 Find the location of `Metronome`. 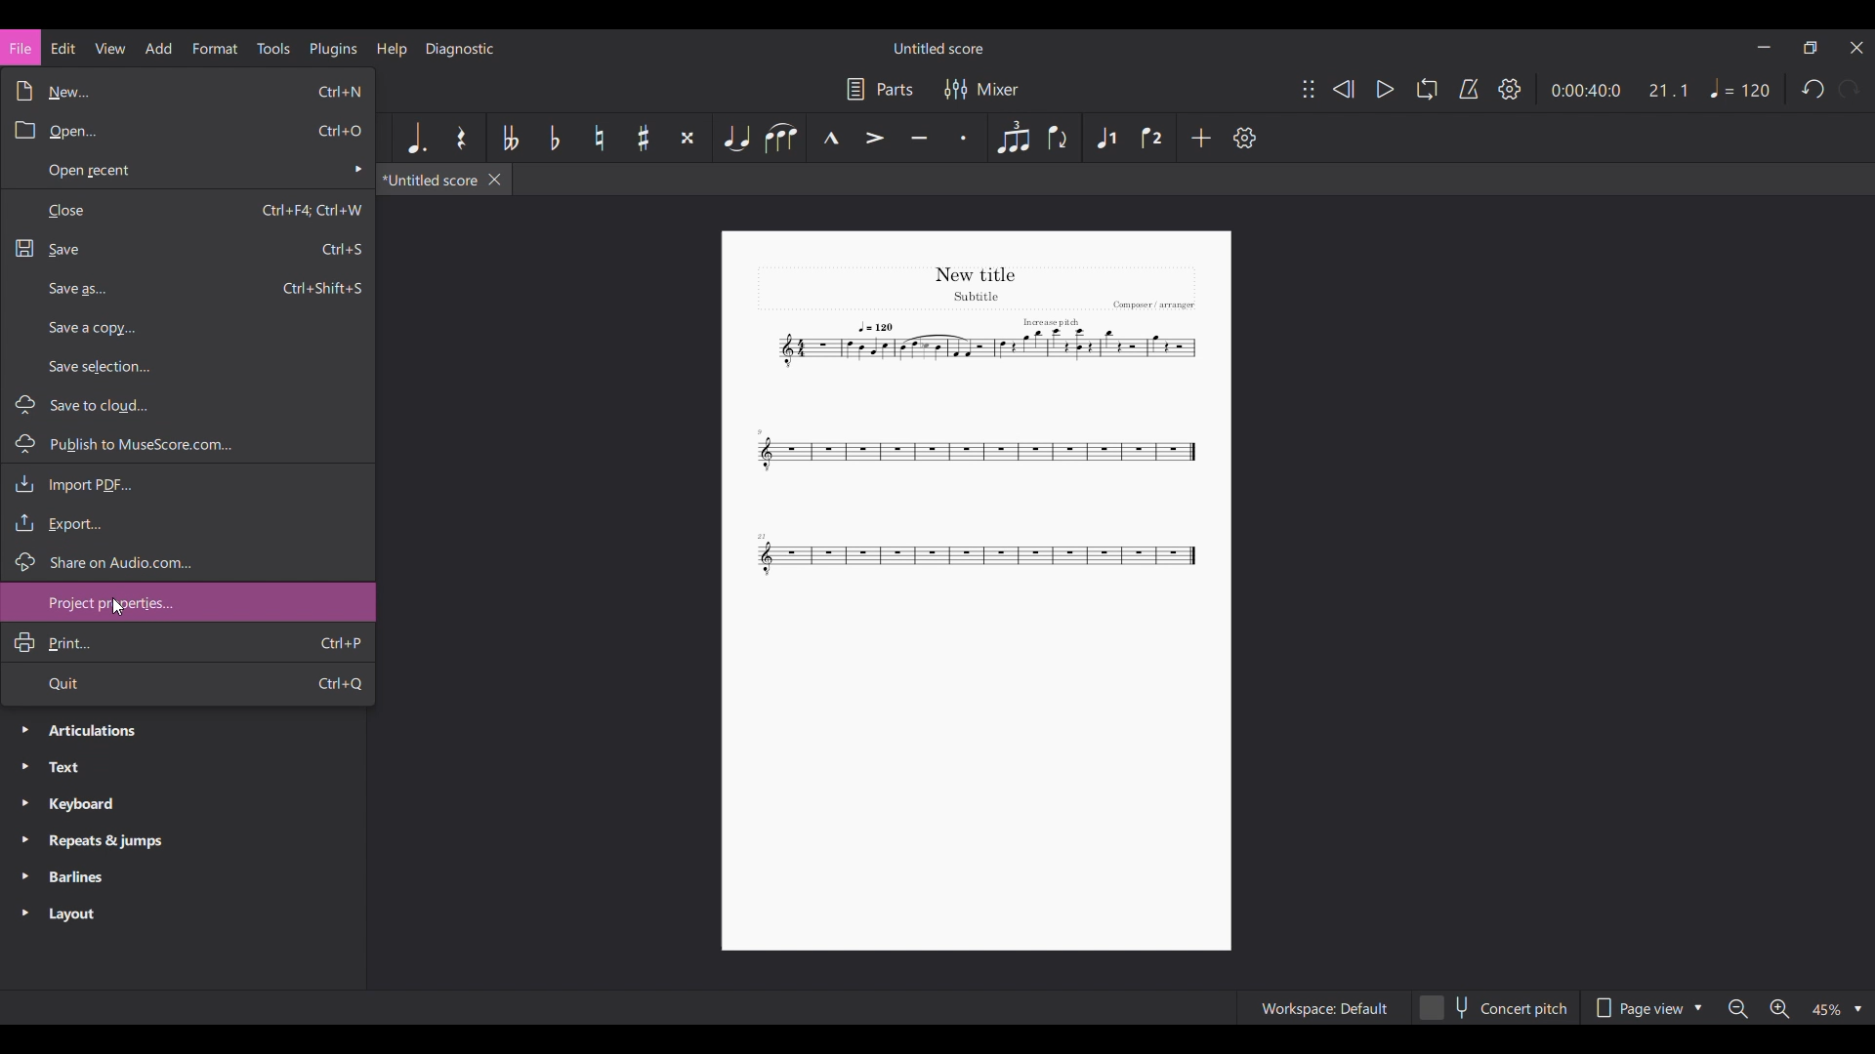

Metronome is located at coordinates (1469, 90).